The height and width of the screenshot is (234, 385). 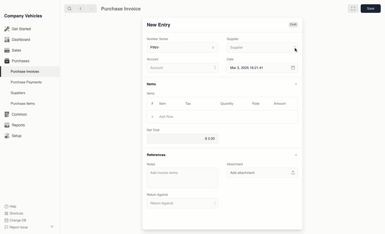 What do you see at coordinates (17, 228) in the screenshot?
I see `Report issue` at bounding box center [17, 228].